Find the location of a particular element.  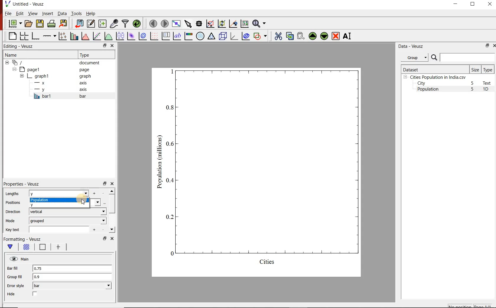

Fill is located at coordinates (26, 248).